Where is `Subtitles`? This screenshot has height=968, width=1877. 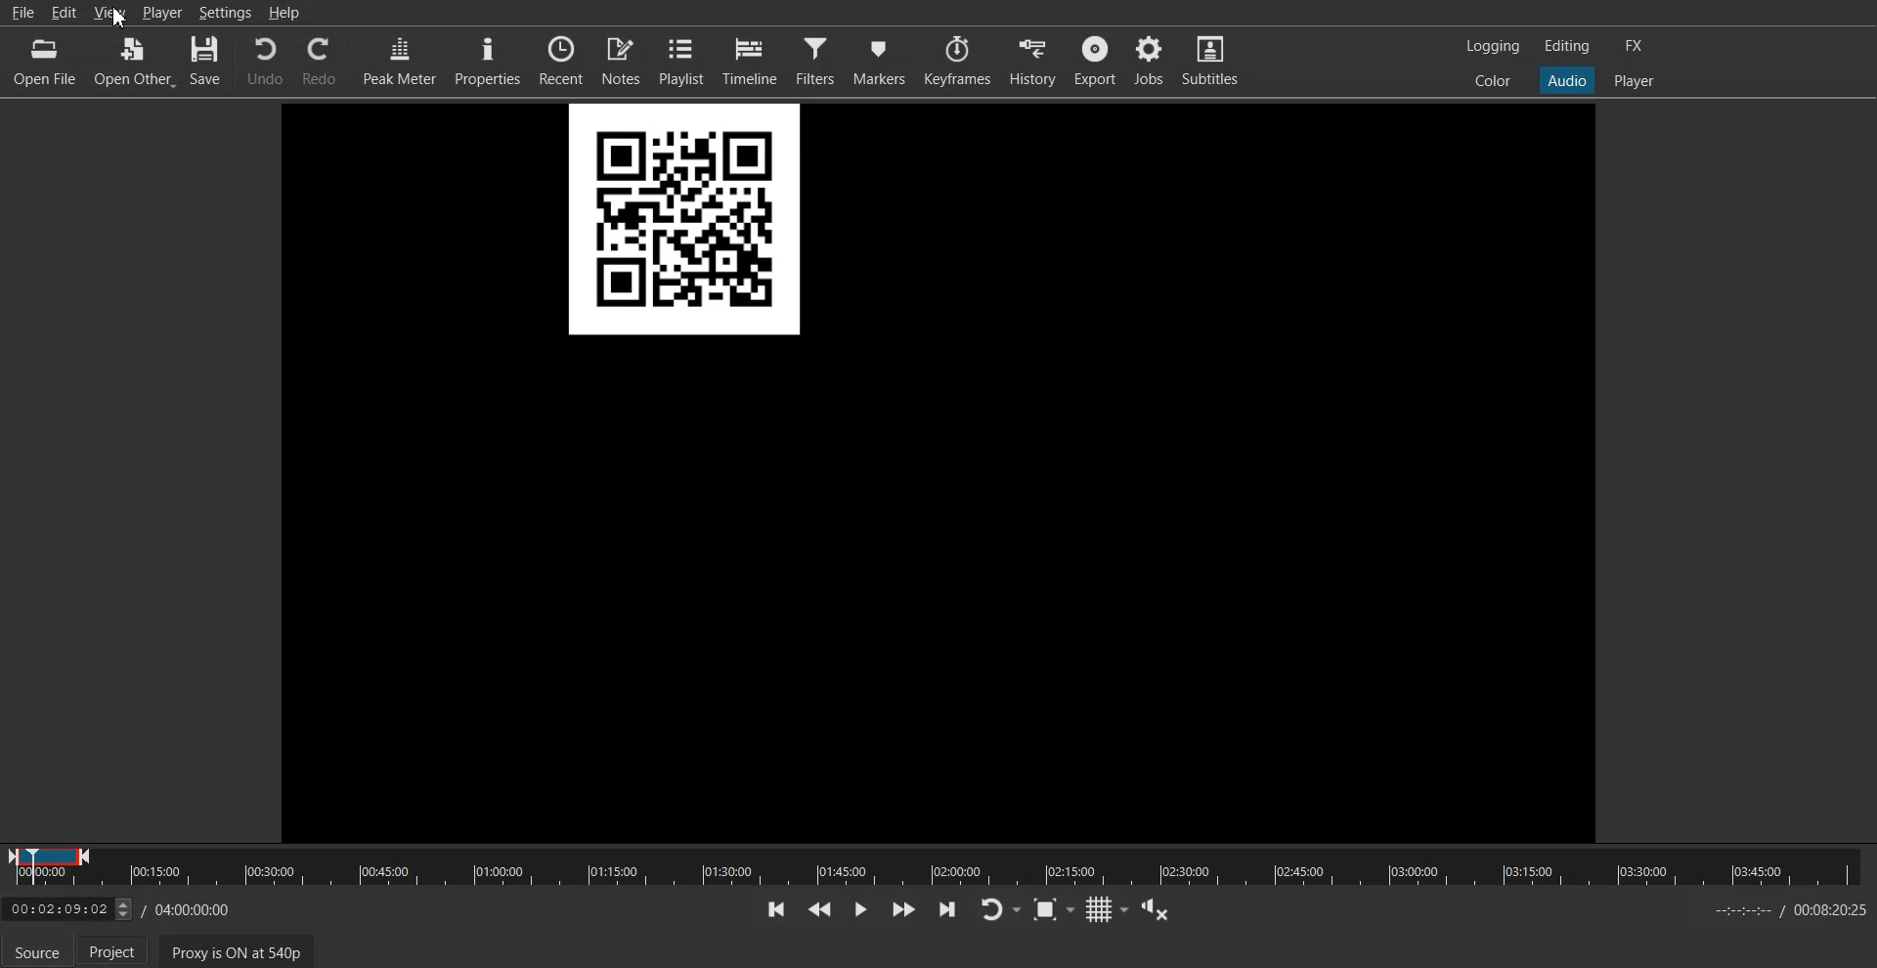 Subtitles is located at coordinates (1210, 63).